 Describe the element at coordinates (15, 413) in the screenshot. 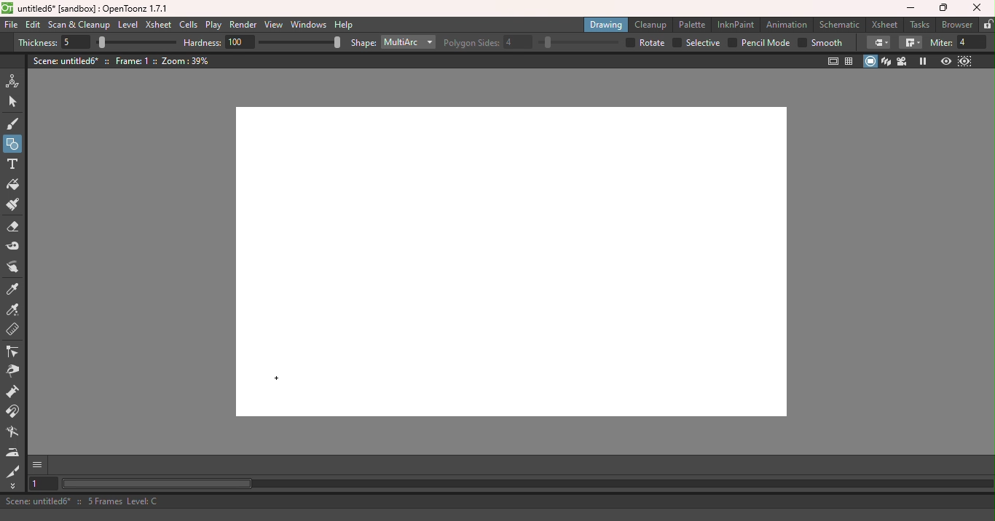

I see `Magnet tool` at that location.